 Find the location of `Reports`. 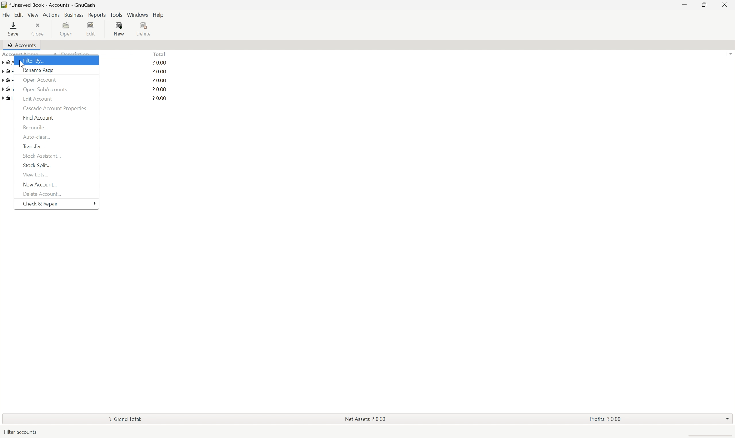

Reports is located at coordinates (96, 15).